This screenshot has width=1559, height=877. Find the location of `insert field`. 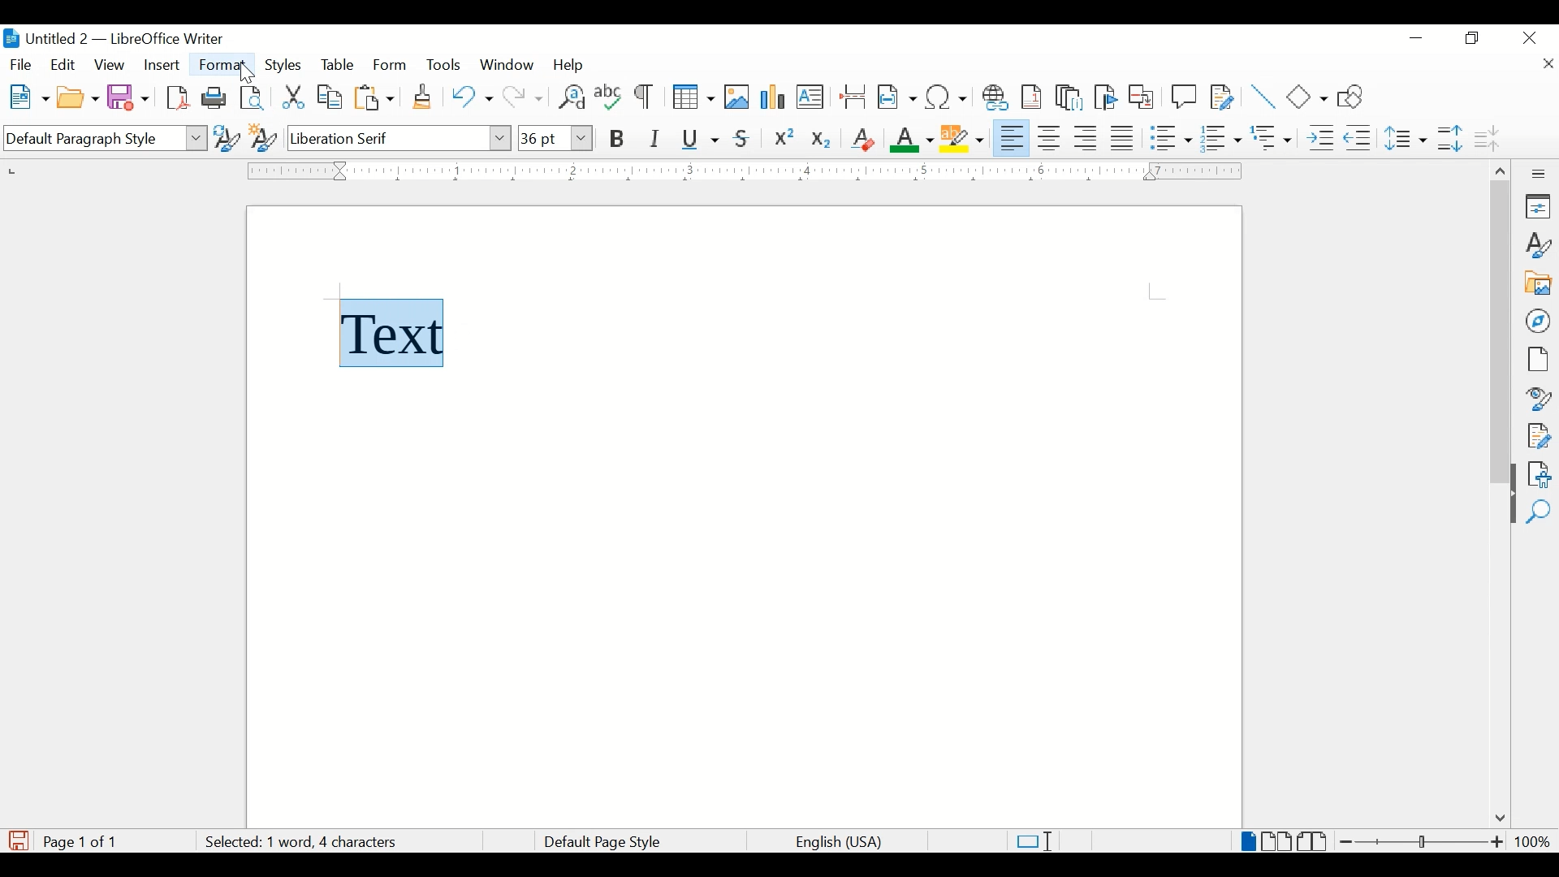

insert field is located at coordinates (897, 97).